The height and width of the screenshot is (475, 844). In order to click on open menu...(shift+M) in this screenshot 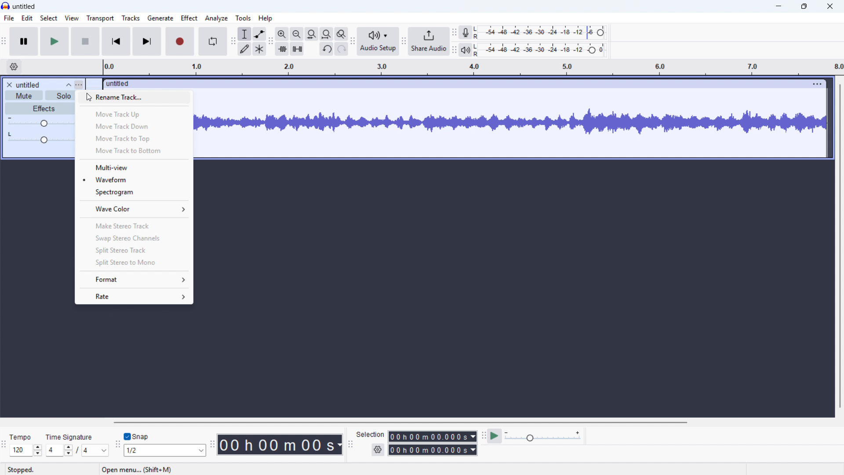, I will do `click(137, 470)`.